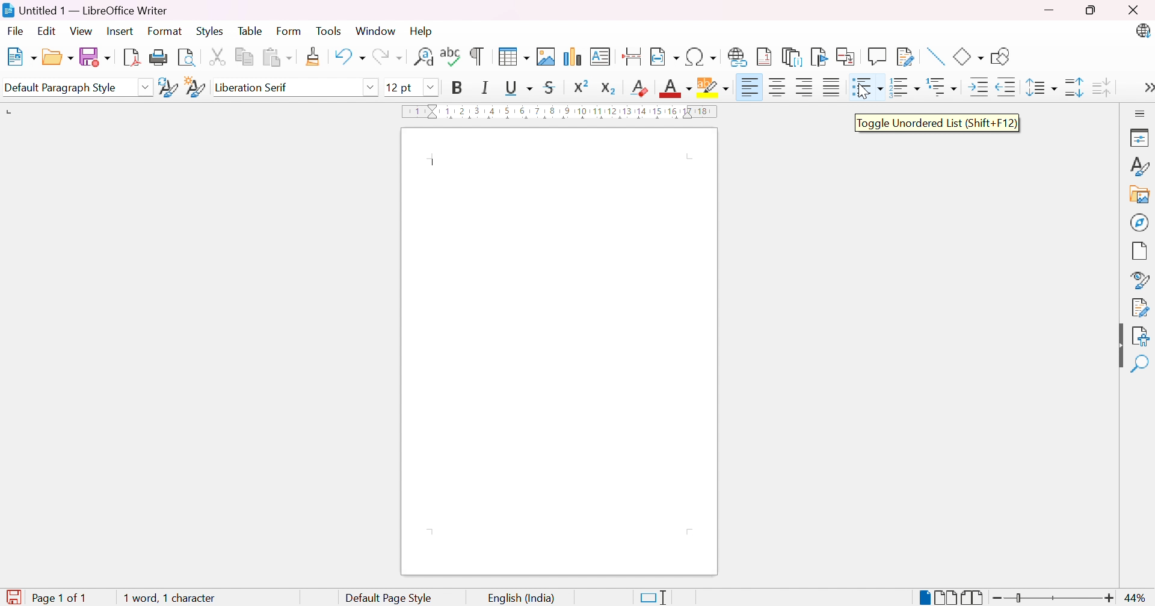  I want to click on Show track changes functions, so click(905, 57).